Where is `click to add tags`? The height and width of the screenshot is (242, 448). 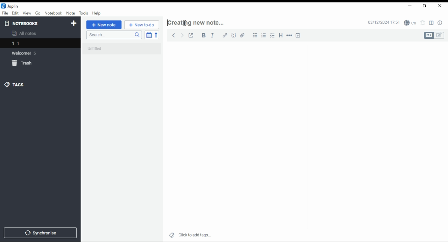 click to add tags is located at coordinates (194, 235).